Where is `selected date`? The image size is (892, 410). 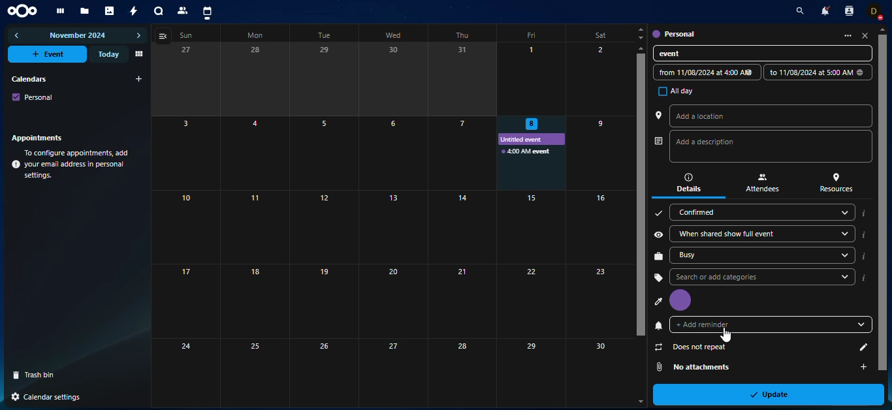 selected date is located at coordinates (528, 123).